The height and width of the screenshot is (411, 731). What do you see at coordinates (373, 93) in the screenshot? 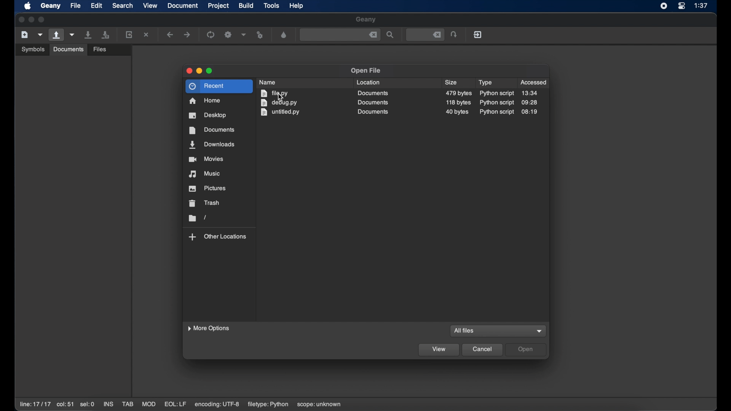
I see `documents` at bounding box center [373, 93].